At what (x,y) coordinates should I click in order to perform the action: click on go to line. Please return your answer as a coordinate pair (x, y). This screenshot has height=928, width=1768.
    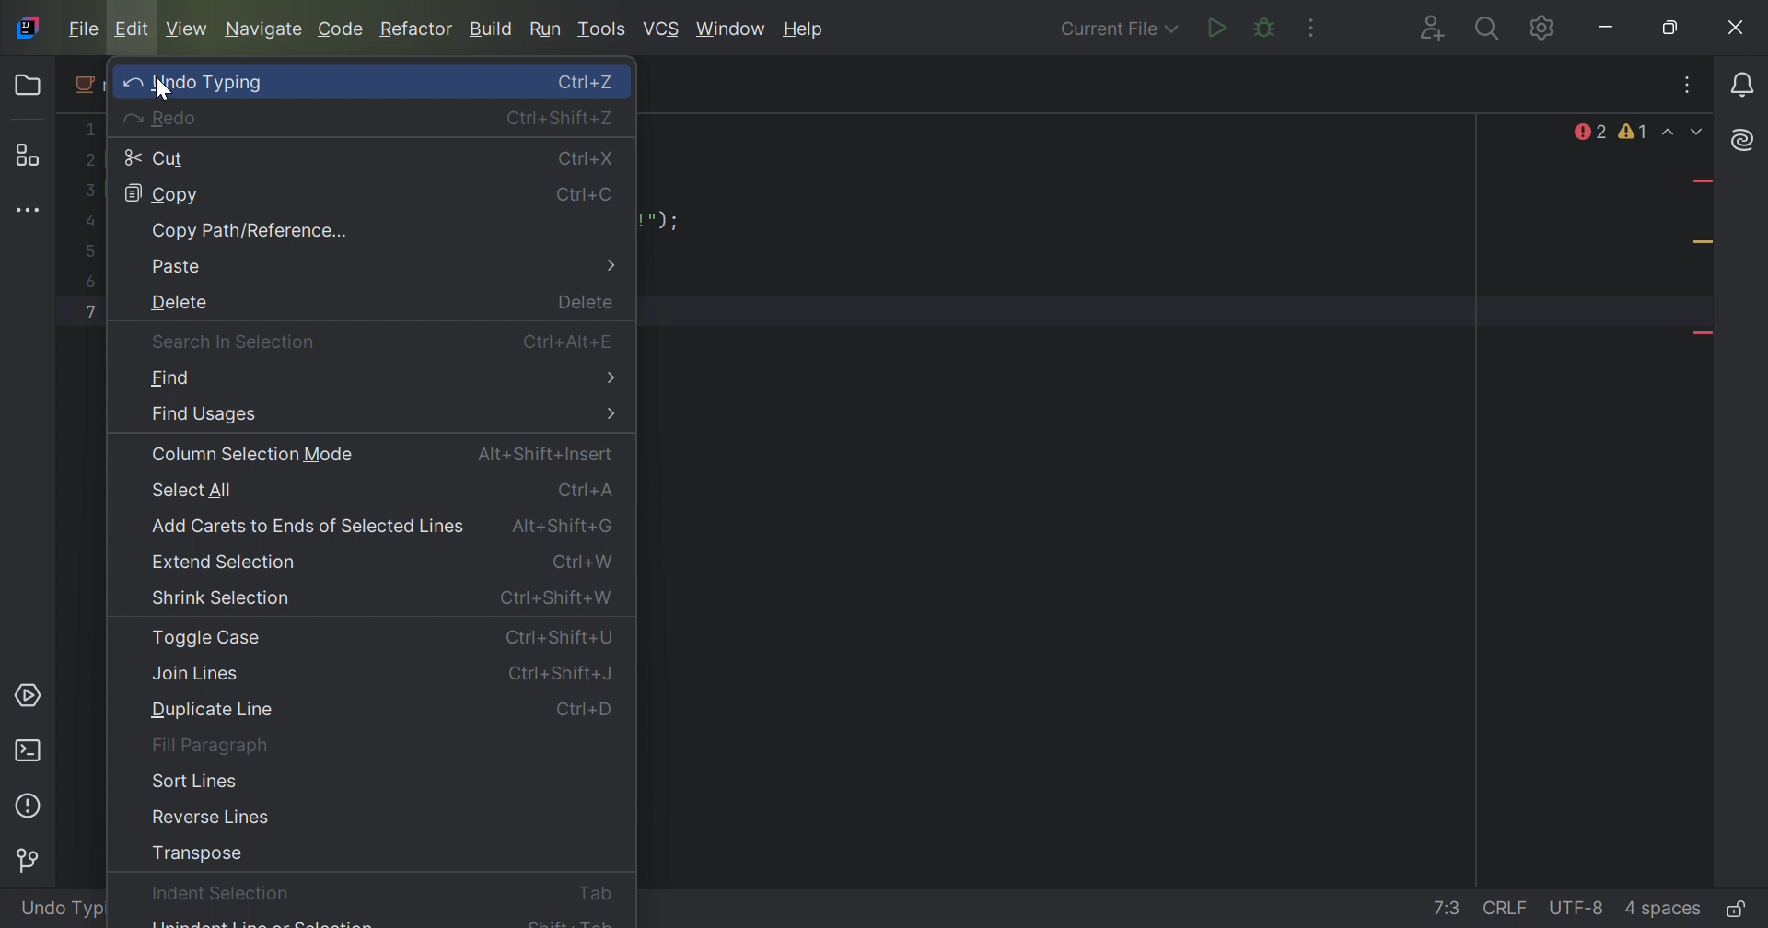
    Looking at the image, I should click on (1446, 909).